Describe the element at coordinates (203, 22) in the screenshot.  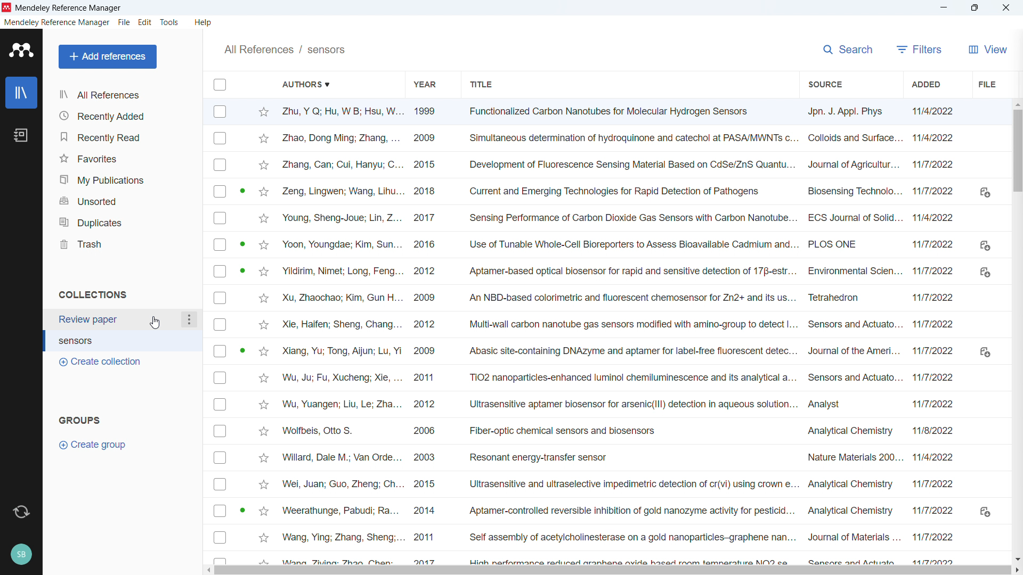
I see ` help ` at that location.